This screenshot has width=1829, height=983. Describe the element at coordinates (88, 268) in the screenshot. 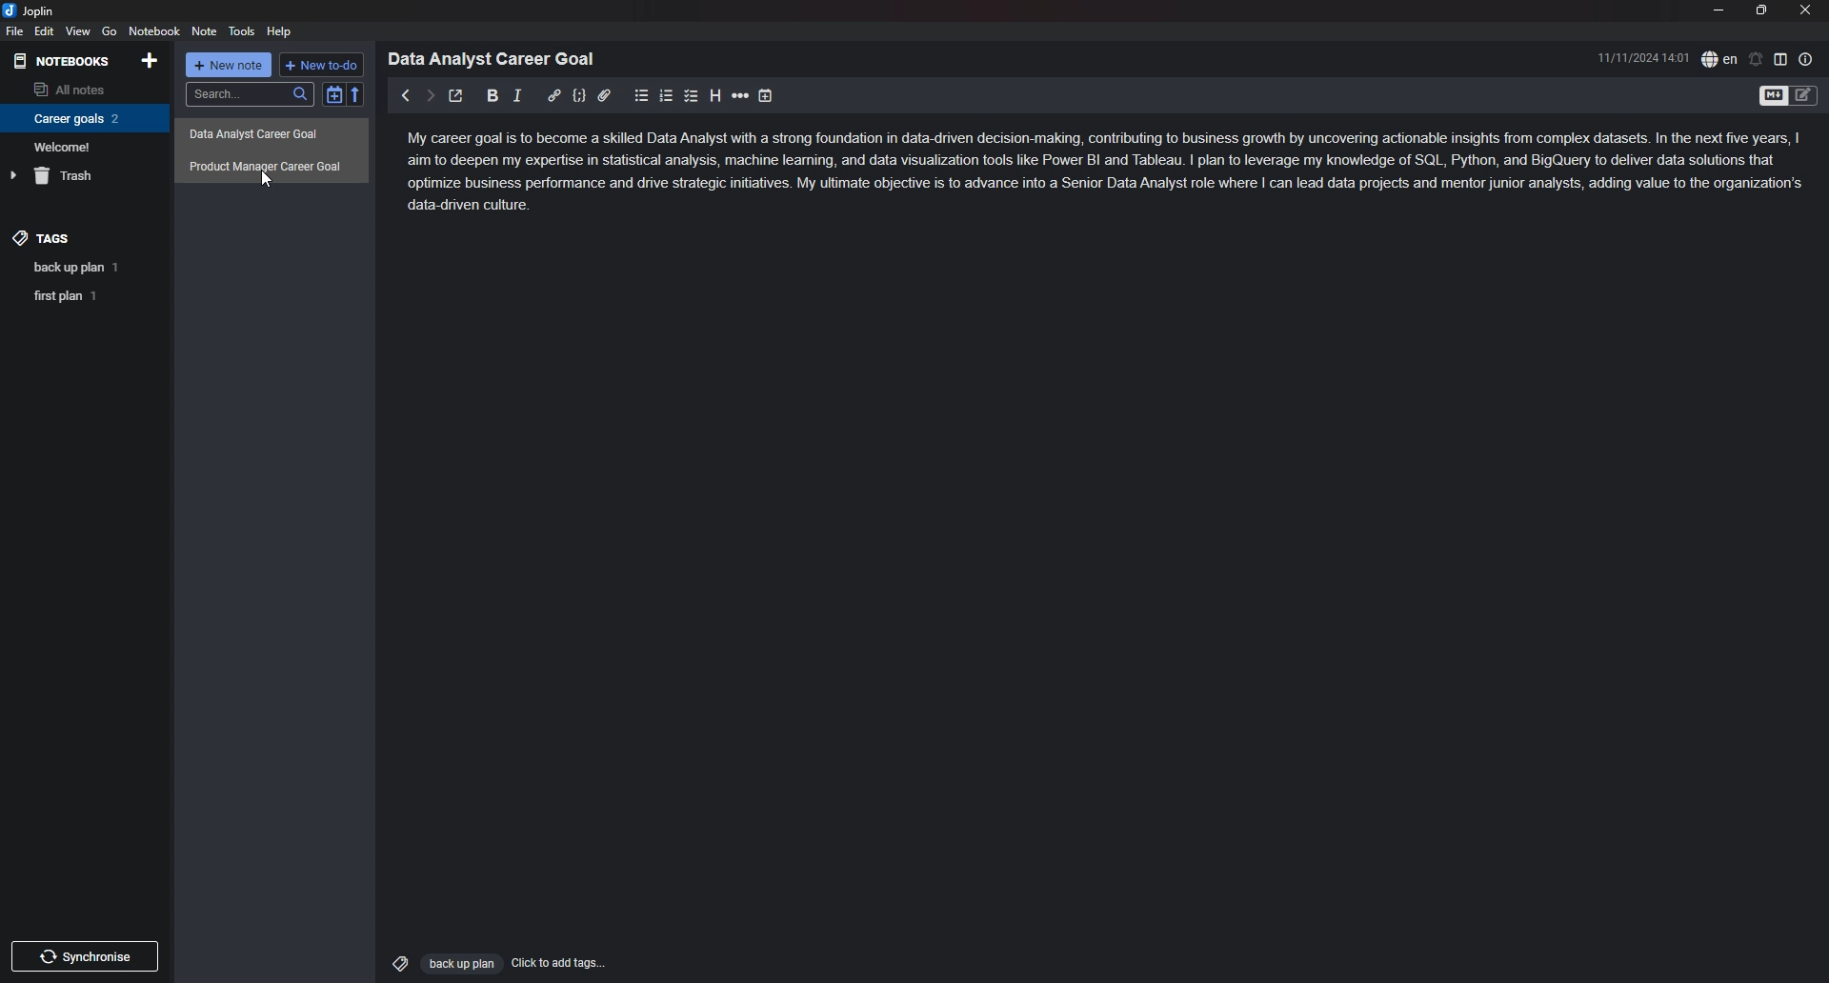

I see `back up plan 1` at that location.